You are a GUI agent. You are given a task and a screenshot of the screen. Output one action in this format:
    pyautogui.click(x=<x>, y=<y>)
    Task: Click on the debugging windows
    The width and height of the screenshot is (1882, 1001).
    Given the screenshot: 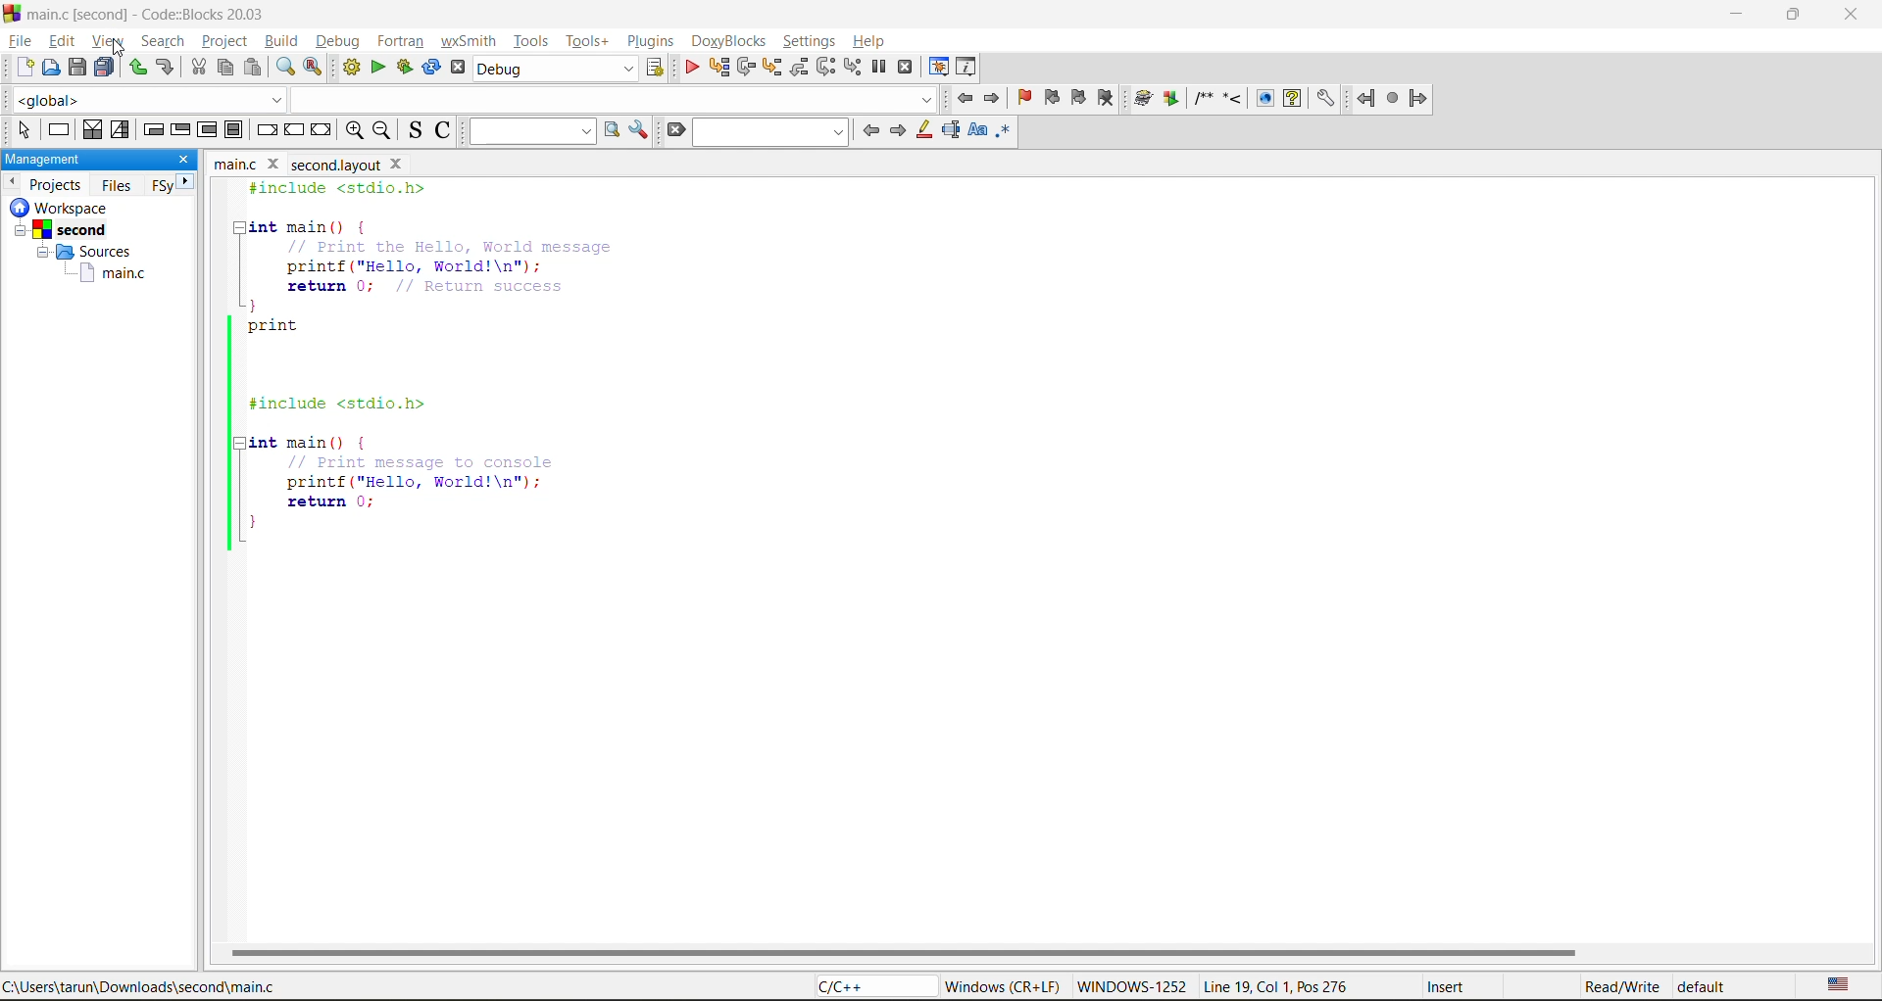 What is the action you would take?
    pyautogui.click(x=941, y=66)
    